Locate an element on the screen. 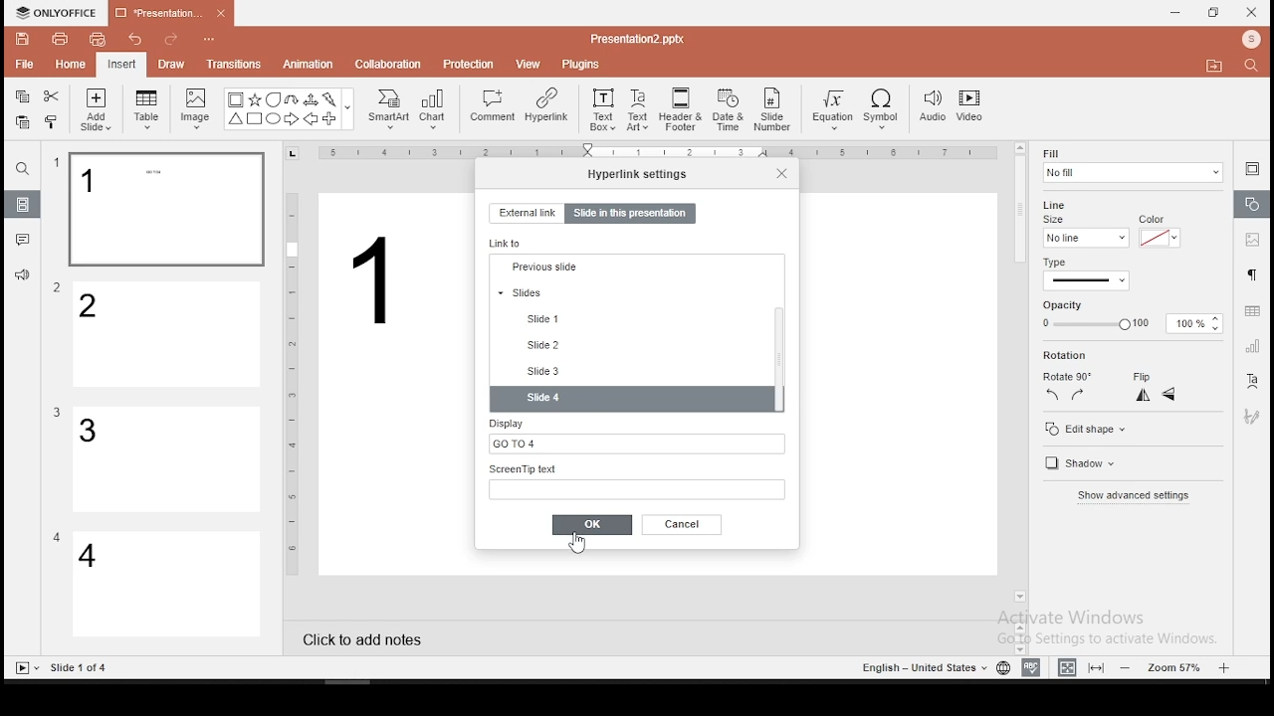 This screenshot has height=716, width=1274. slide 1 is located at coordinates (165, 210).